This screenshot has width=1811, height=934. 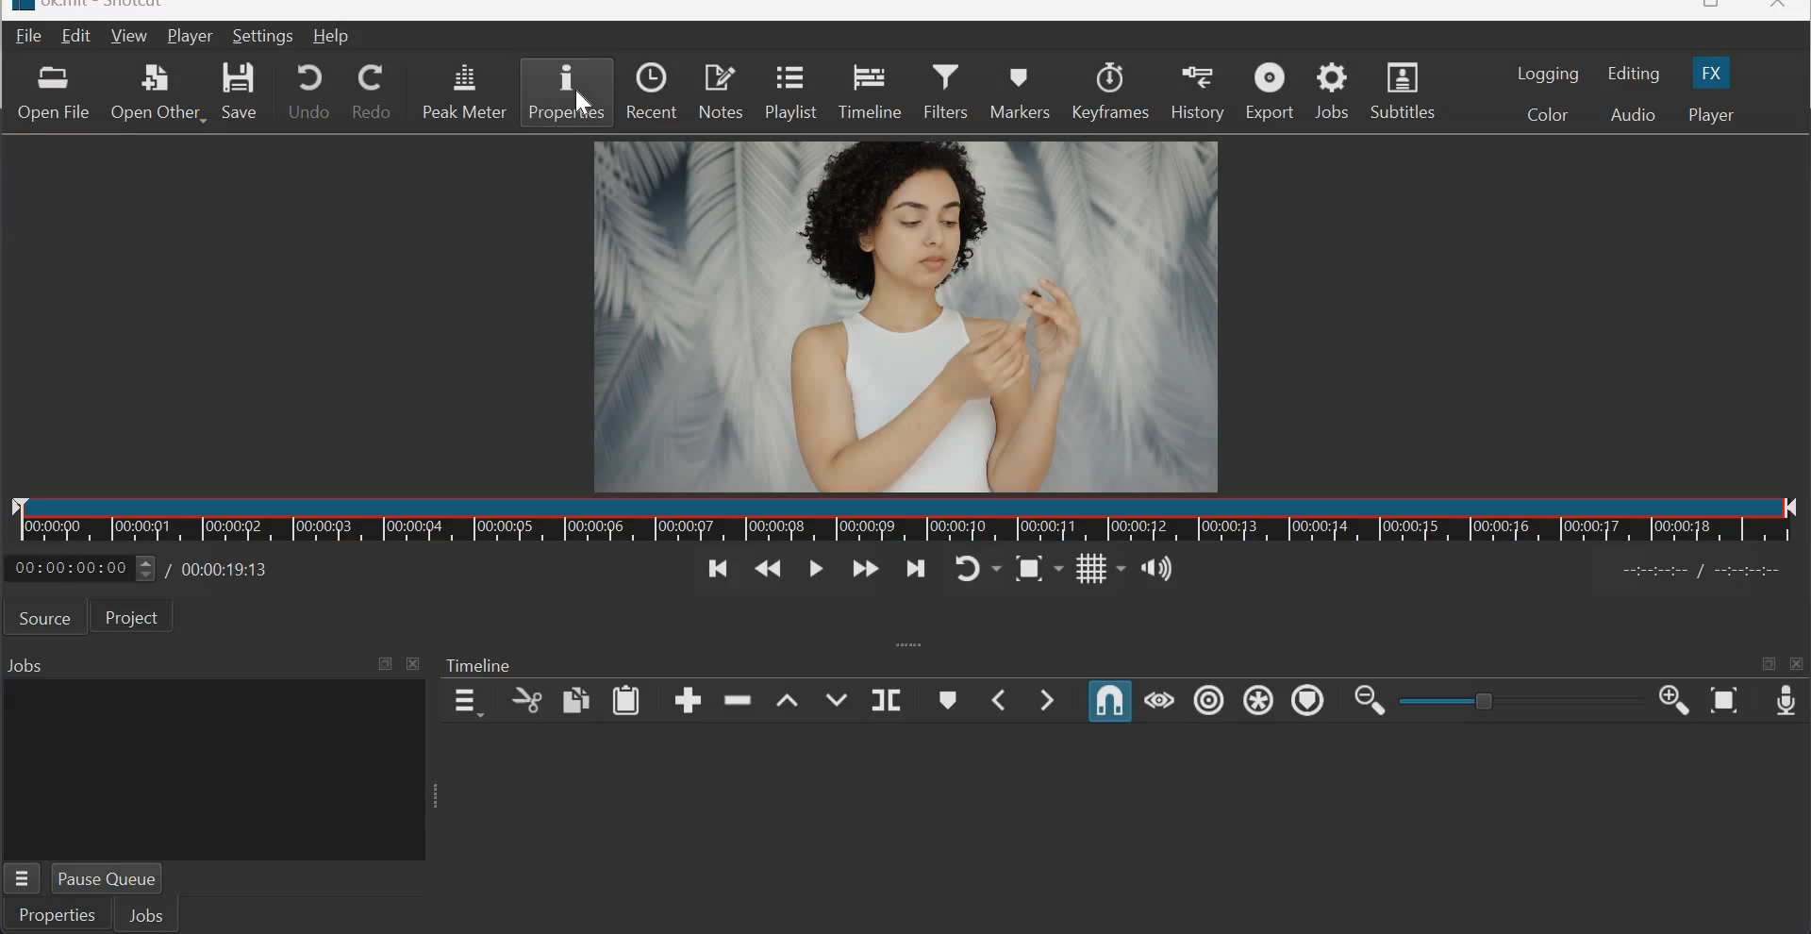 What do you see at coordinates (1711, 115) in the screenshot?
I see `Player` at bounding box center [1711, 115].